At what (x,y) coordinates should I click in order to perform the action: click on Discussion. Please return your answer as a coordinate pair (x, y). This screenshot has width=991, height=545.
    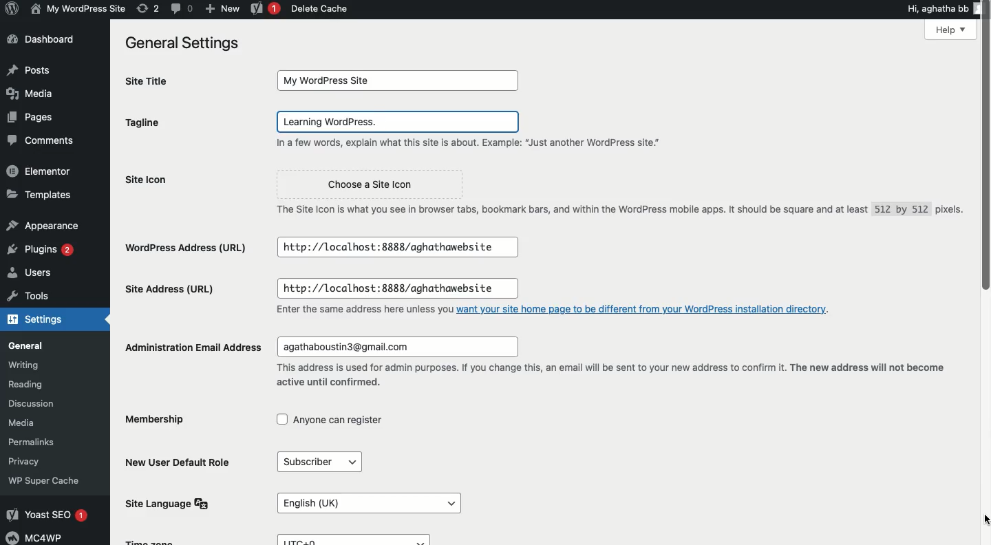
    Looking at the image, I should click on (39, 403).